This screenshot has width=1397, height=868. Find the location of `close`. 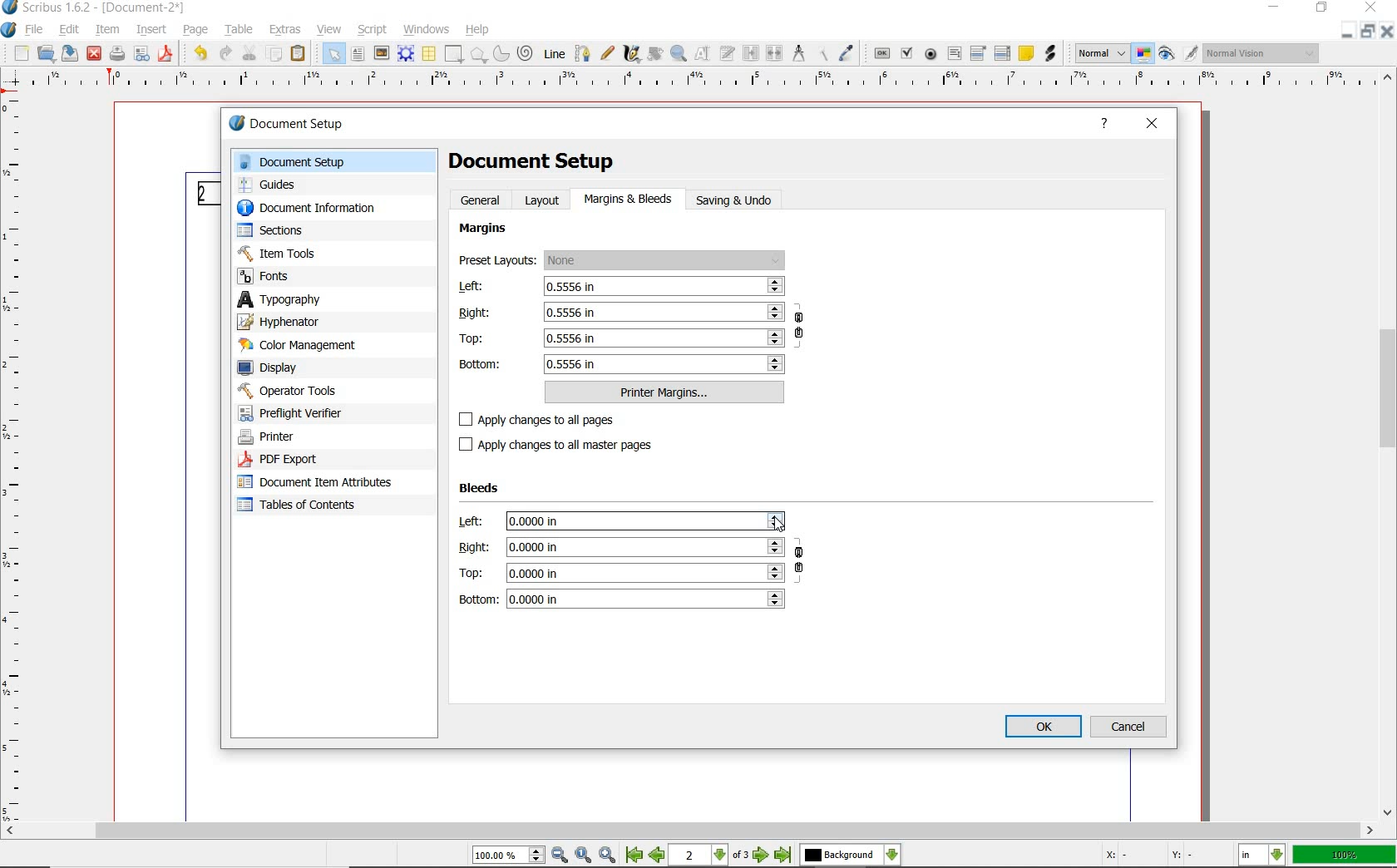

close is located at coordinates (1370, 8).